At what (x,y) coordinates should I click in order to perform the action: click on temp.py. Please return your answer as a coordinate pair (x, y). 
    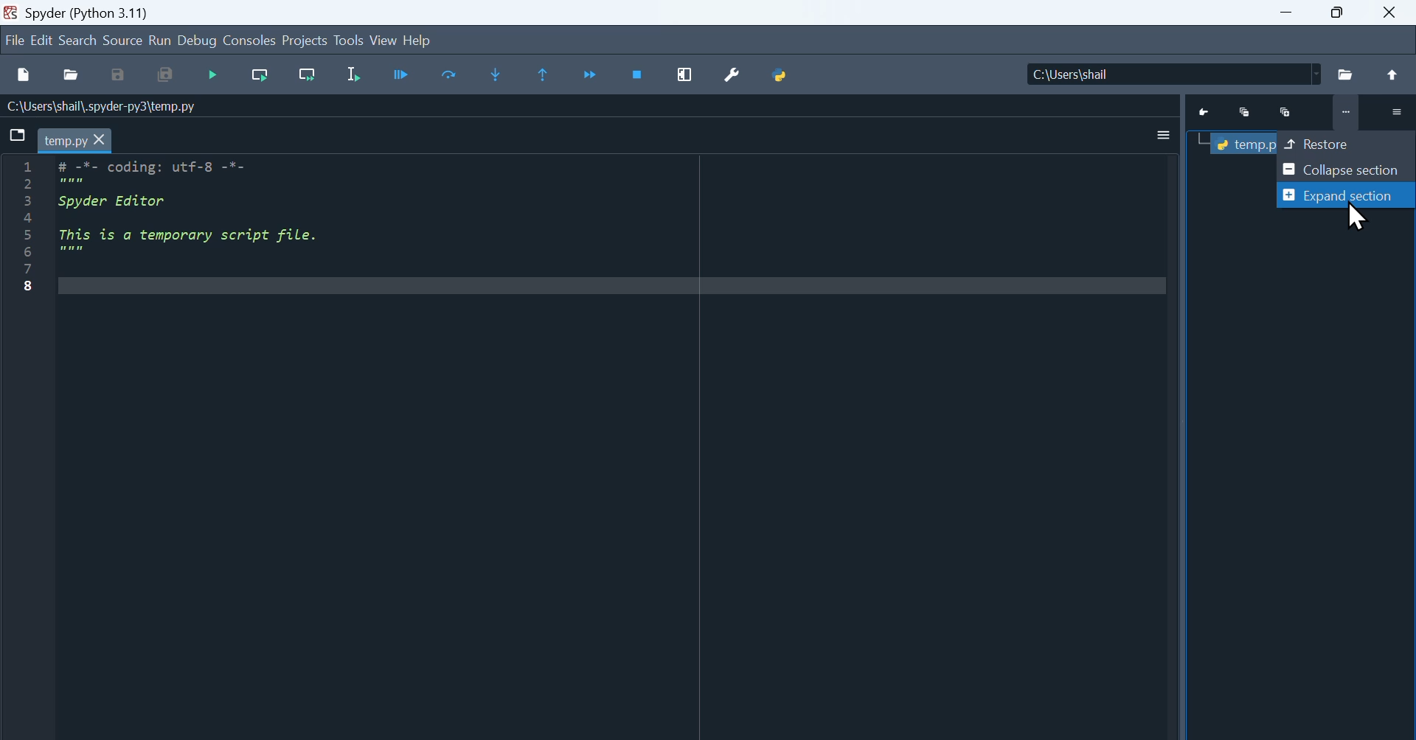
    Looking at the image, I should click on (66, 141).